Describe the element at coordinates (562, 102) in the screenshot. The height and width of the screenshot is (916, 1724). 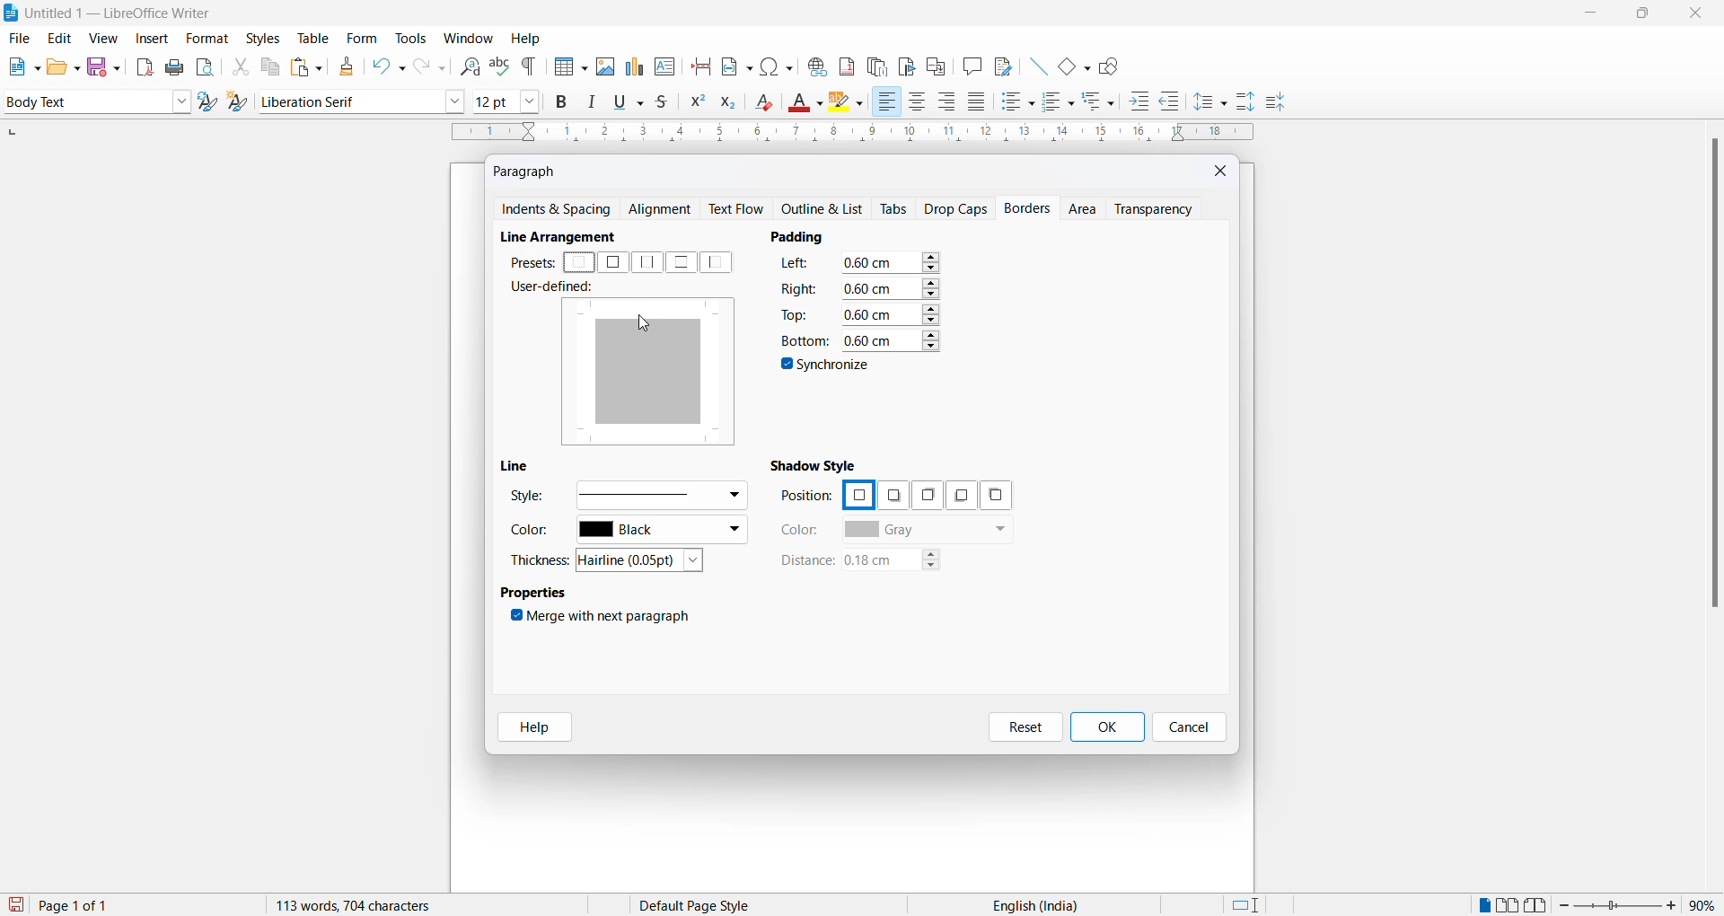
I see `bold` at that location.